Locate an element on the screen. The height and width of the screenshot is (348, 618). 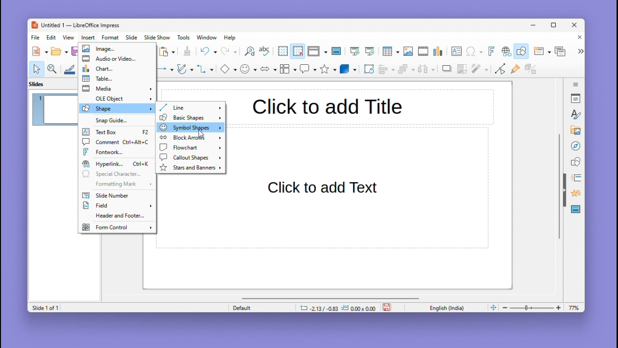
Effects is located at coordinates (575, 195).